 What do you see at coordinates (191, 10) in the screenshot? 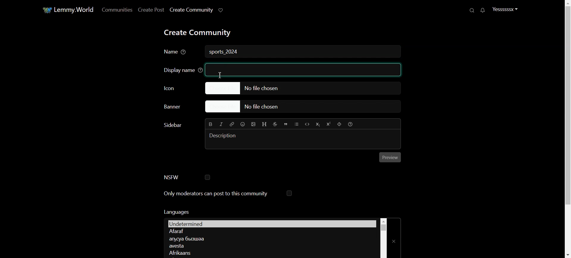
I see `Create Community` at bounding box center [191, 10].